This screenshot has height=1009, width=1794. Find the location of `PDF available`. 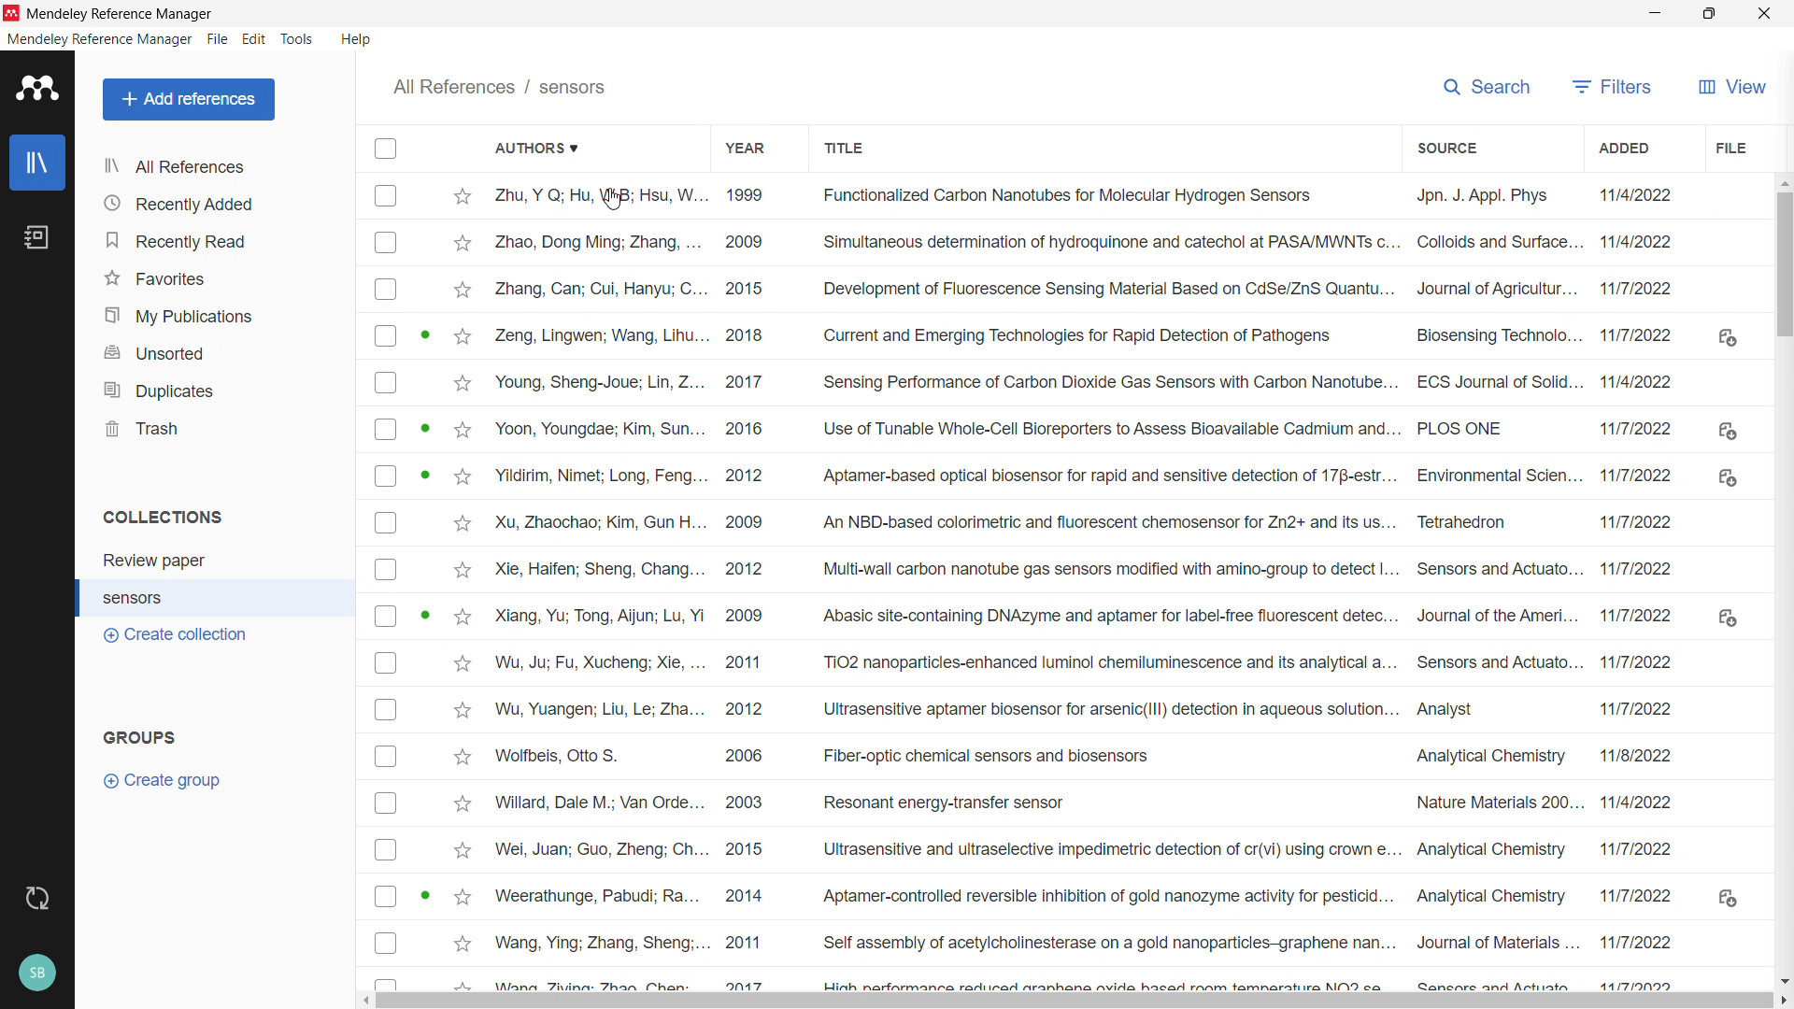

PDF available is located at coordinates (424, 613).